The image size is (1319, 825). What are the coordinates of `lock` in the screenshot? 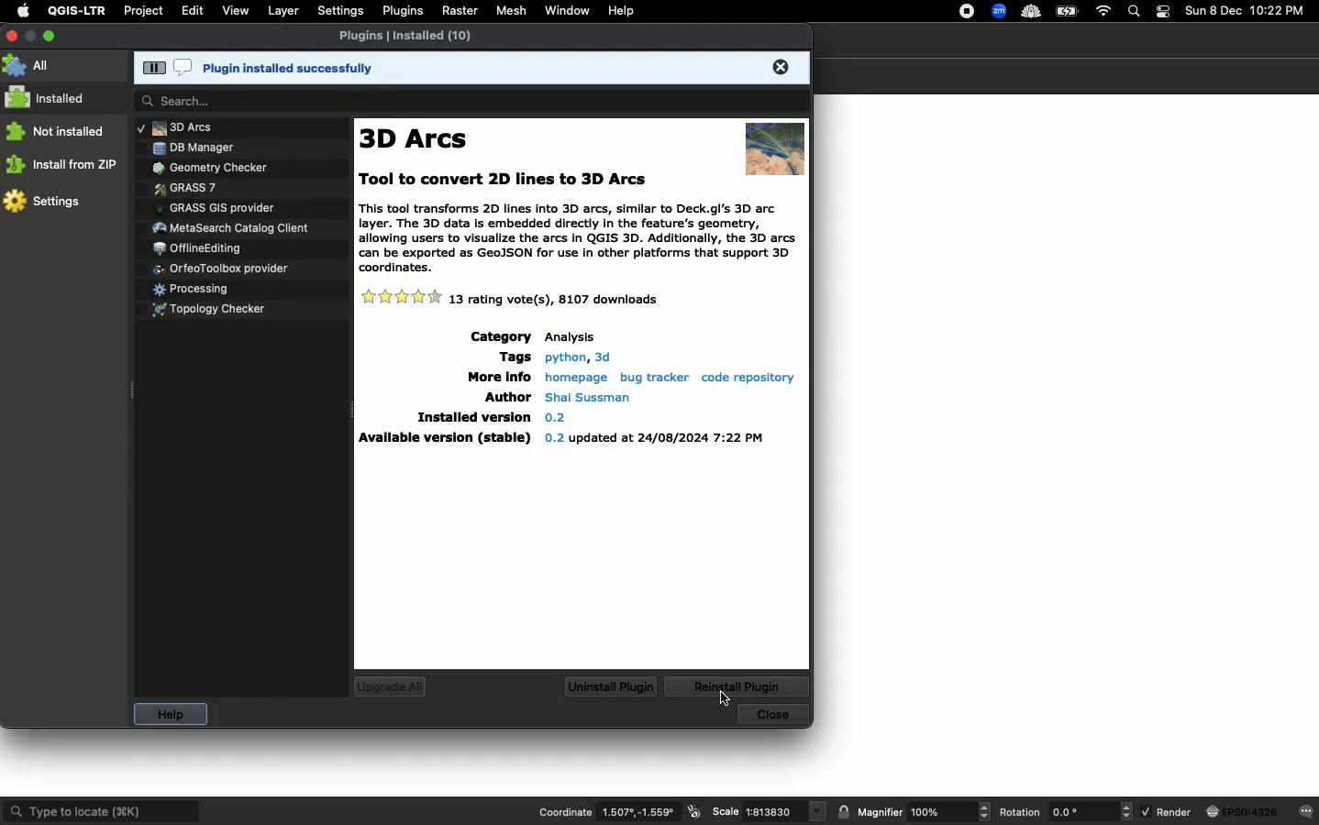 It's located at (844, 811).